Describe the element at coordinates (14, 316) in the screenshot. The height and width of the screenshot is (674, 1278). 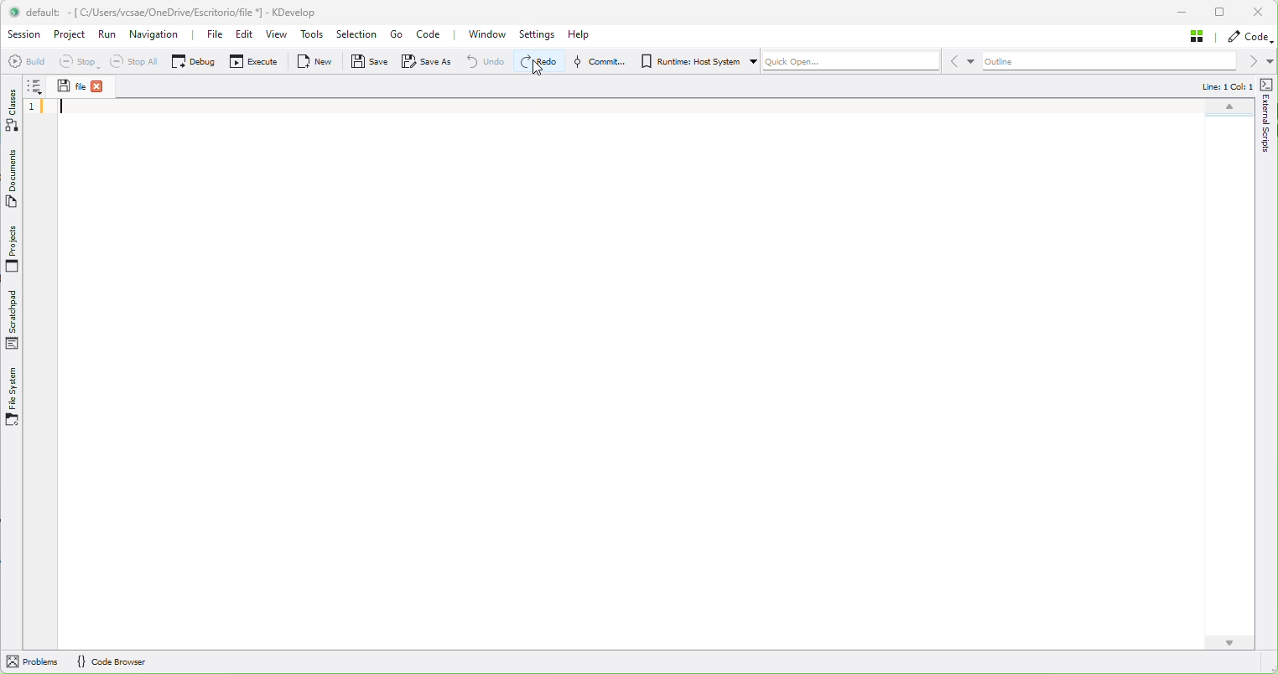
I see `Scratchpad` at that location.